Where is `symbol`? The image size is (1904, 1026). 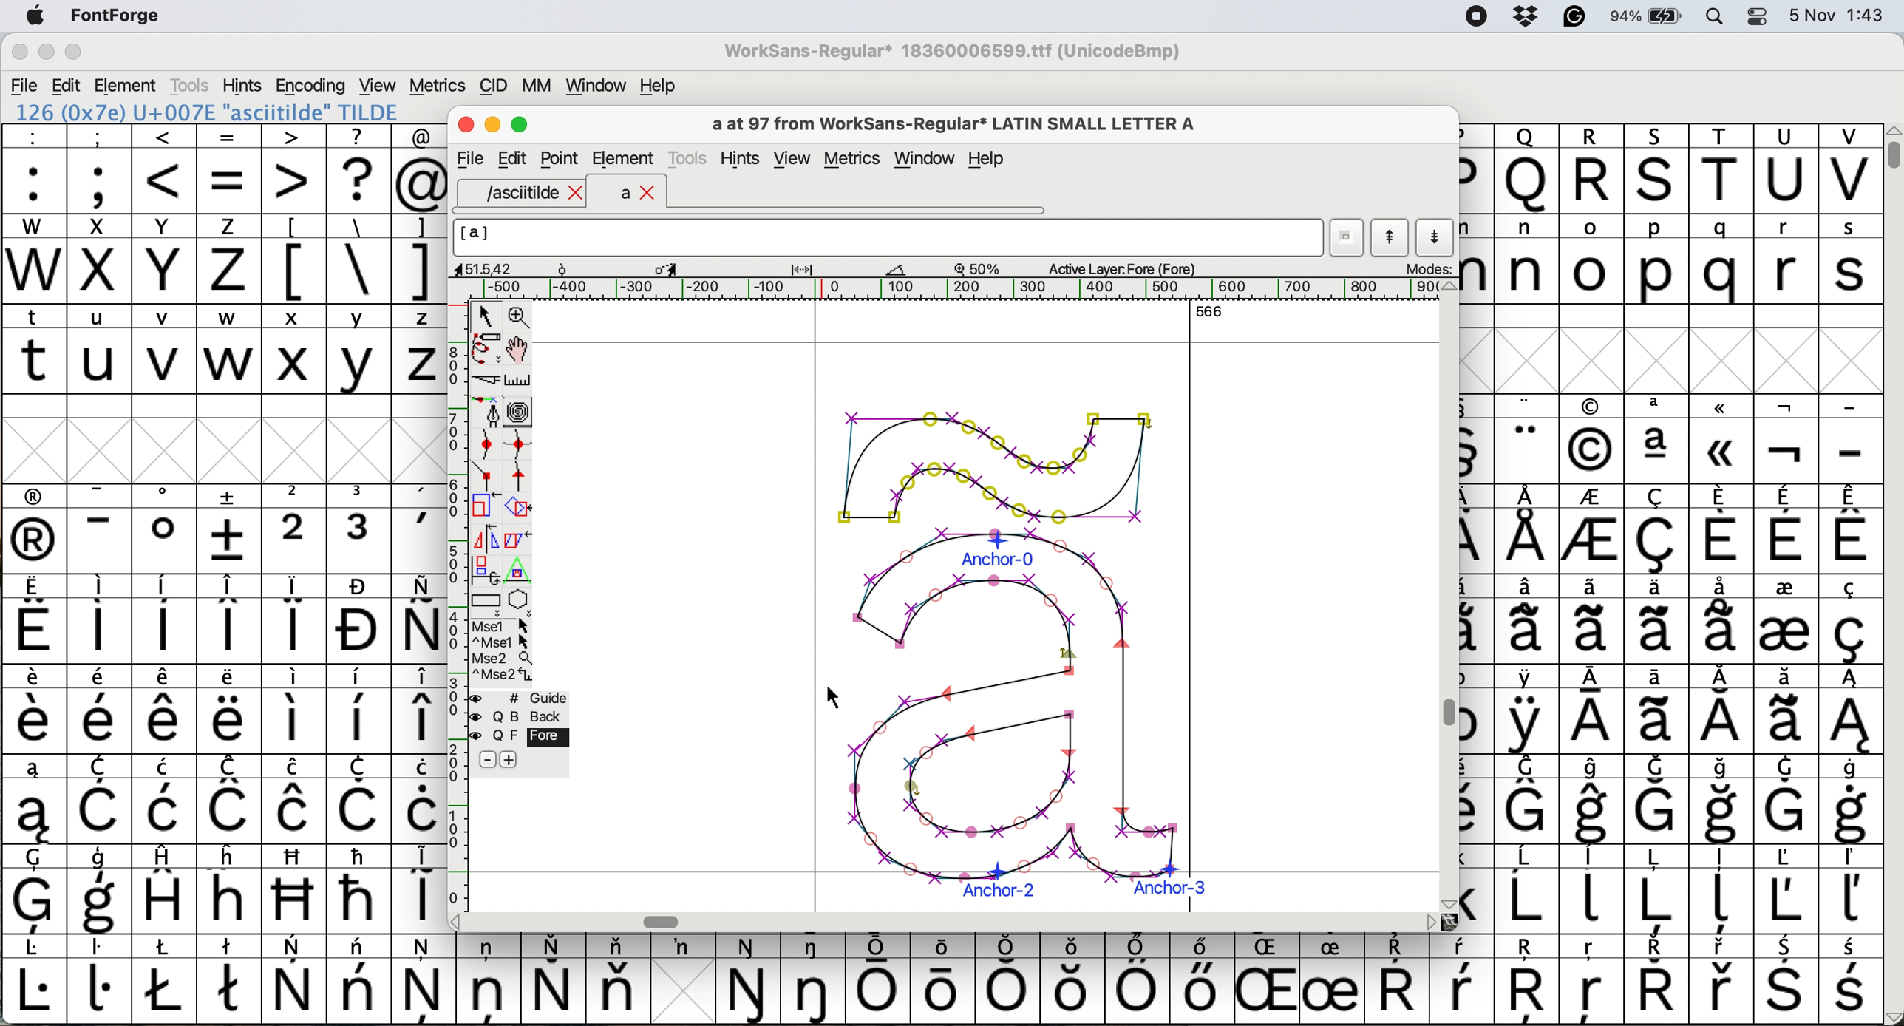
symbol is located at coordinates (231, 529).